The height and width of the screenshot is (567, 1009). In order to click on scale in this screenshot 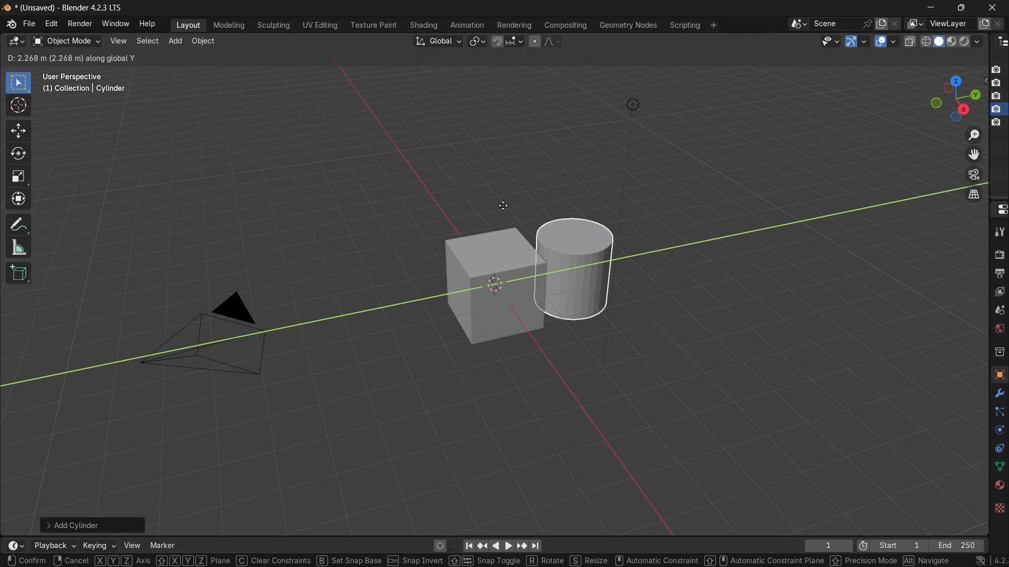, I will do `click(18, 176)`.